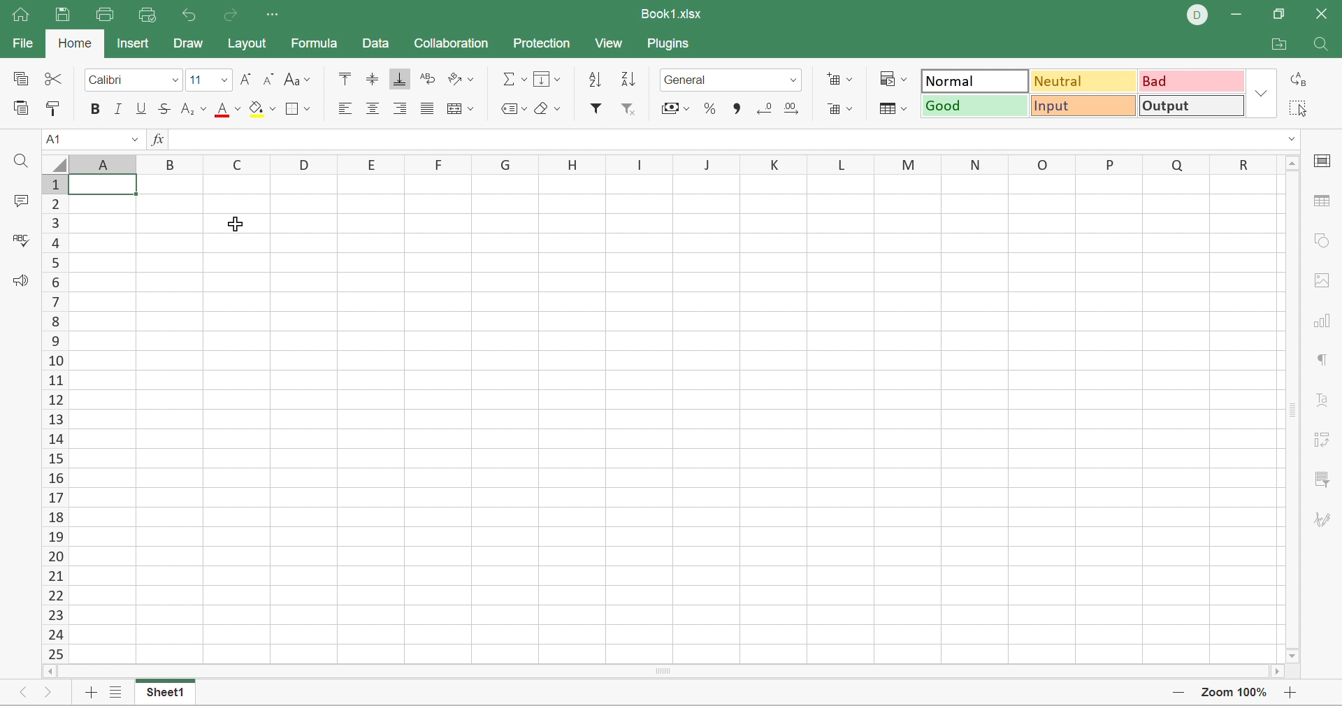 This screenshot has height=706, width=1342. I want to click on Add sheet, so click(89, 693).